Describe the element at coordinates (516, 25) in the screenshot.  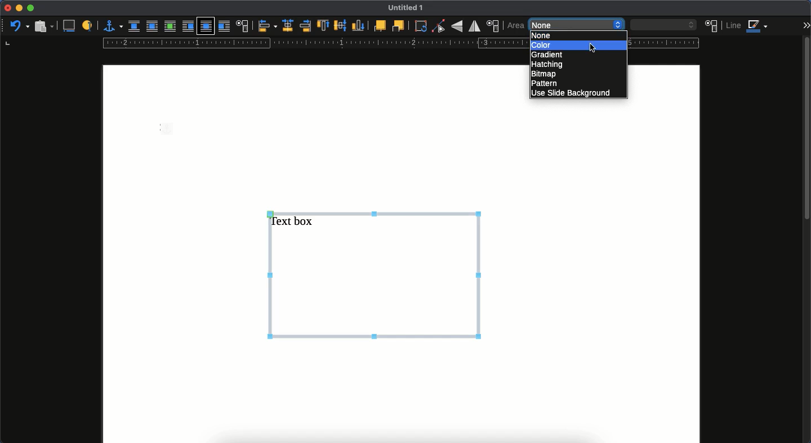
I see `area` at that location.